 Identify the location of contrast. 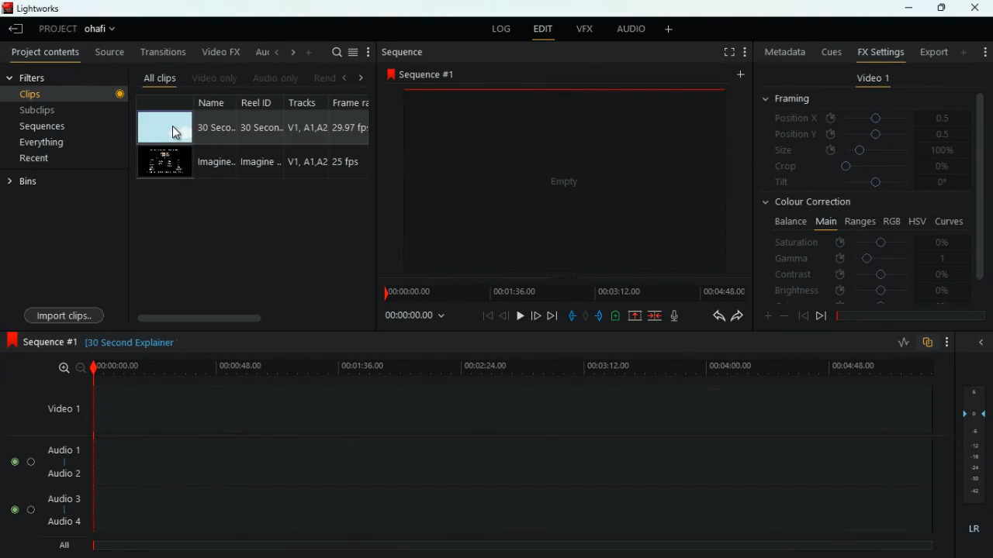
(861, 275).